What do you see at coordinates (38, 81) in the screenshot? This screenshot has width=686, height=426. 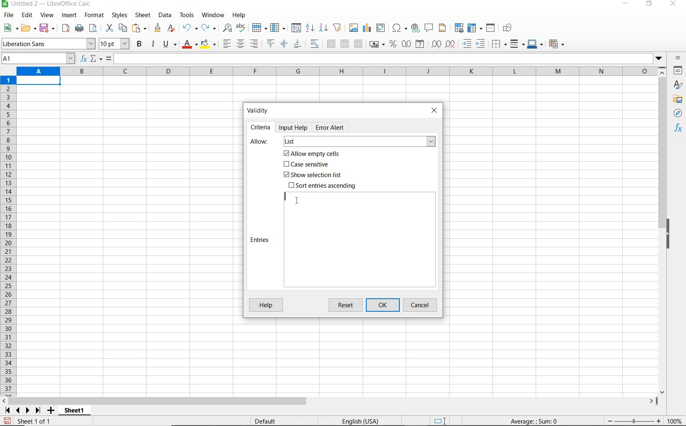 I see `Selected cell` at bounding box center [38, 81].